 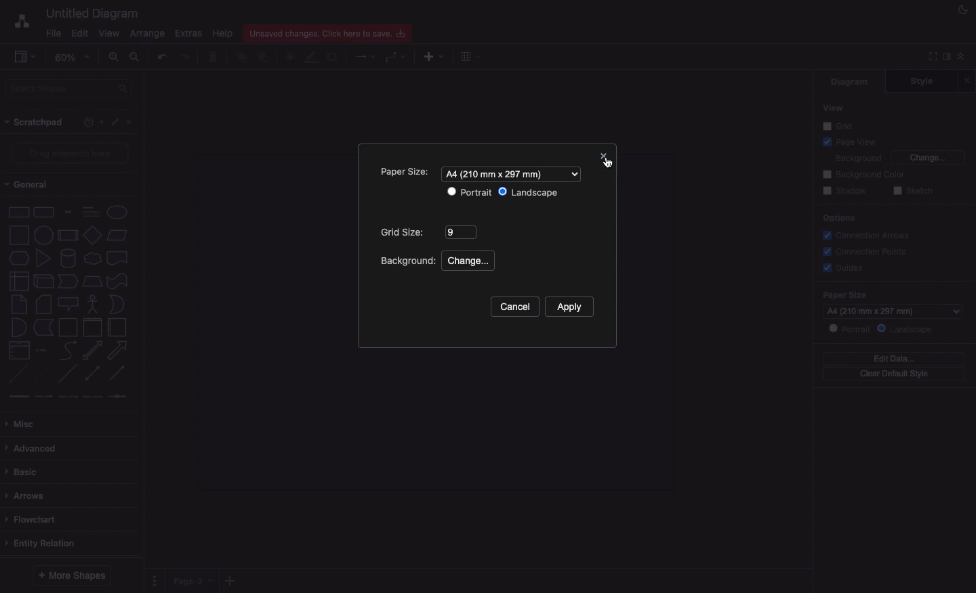 I want to click on Page, so click(x=193, y=581).